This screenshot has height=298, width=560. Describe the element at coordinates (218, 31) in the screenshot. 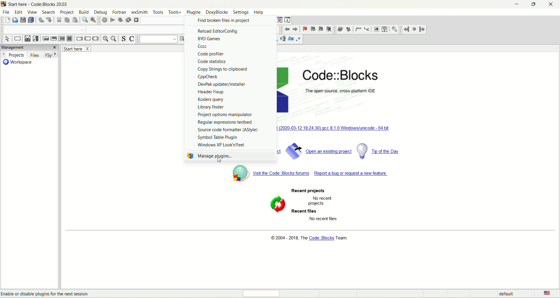

I see `reload editor config` at that location.